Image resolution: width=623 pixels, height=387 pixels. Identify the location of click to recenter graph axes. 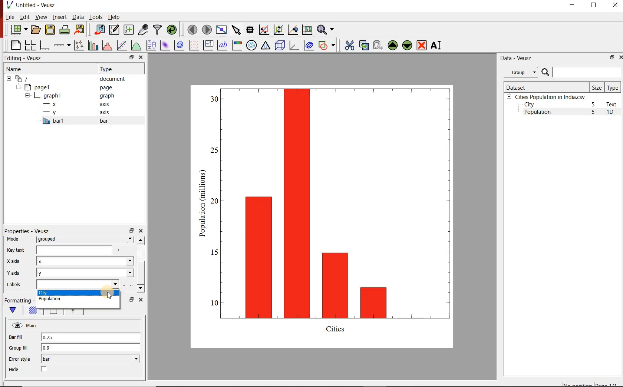
(292, 30).